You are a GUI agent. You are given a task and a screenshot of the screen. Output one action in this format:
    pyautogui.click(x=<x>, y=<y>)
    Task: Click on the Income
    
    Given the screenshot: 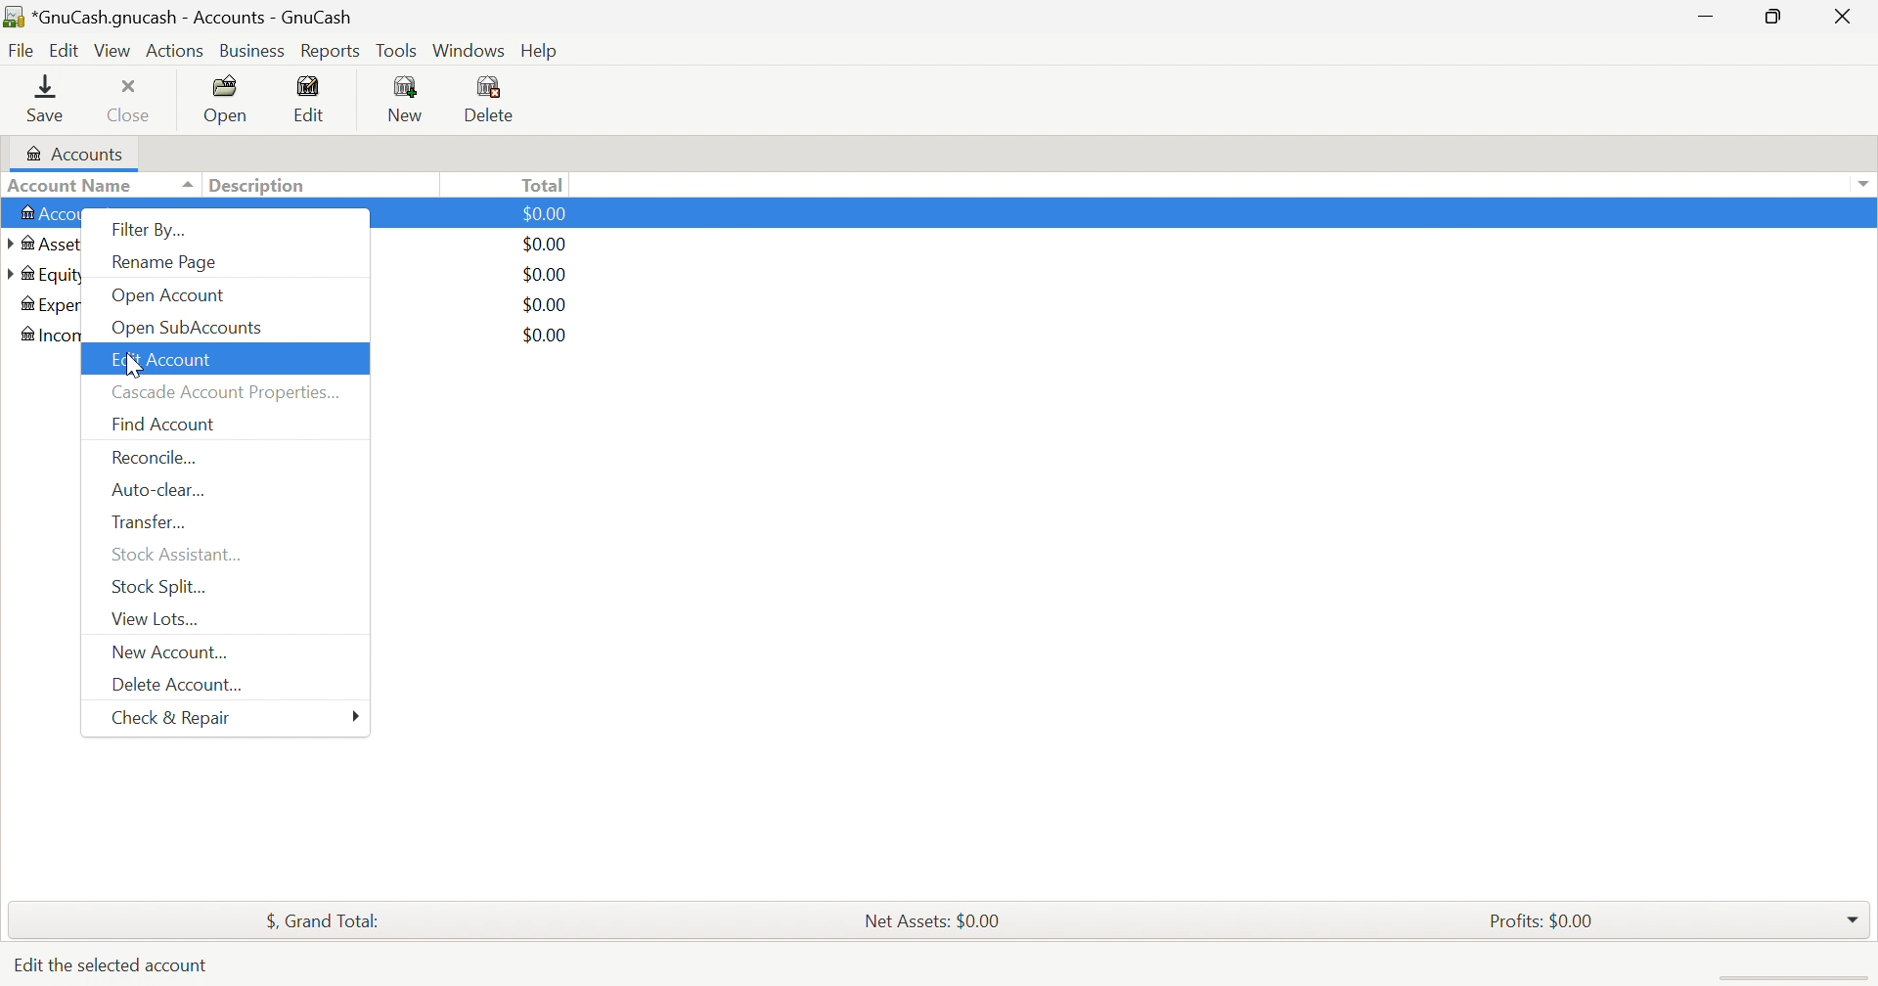 What is the action you would take?
    pyautogui.click(x=49, y=334)
    